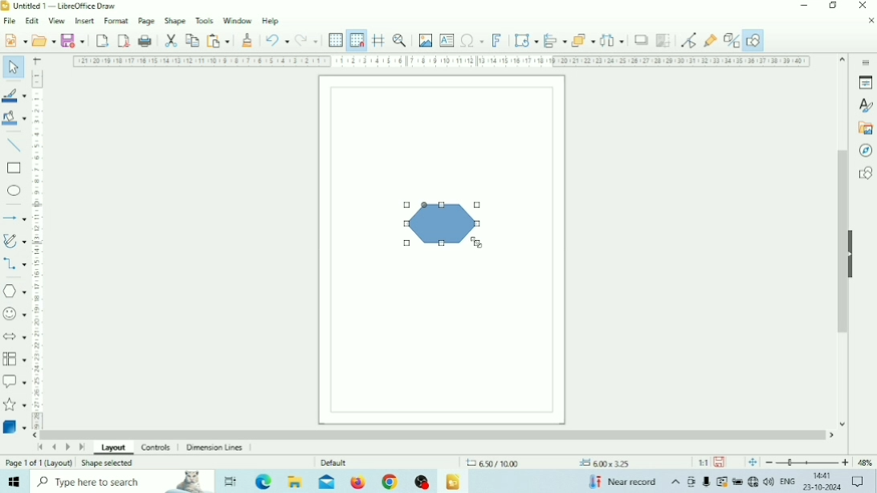  I want to click on Fit page to current window, so click(753, 462).